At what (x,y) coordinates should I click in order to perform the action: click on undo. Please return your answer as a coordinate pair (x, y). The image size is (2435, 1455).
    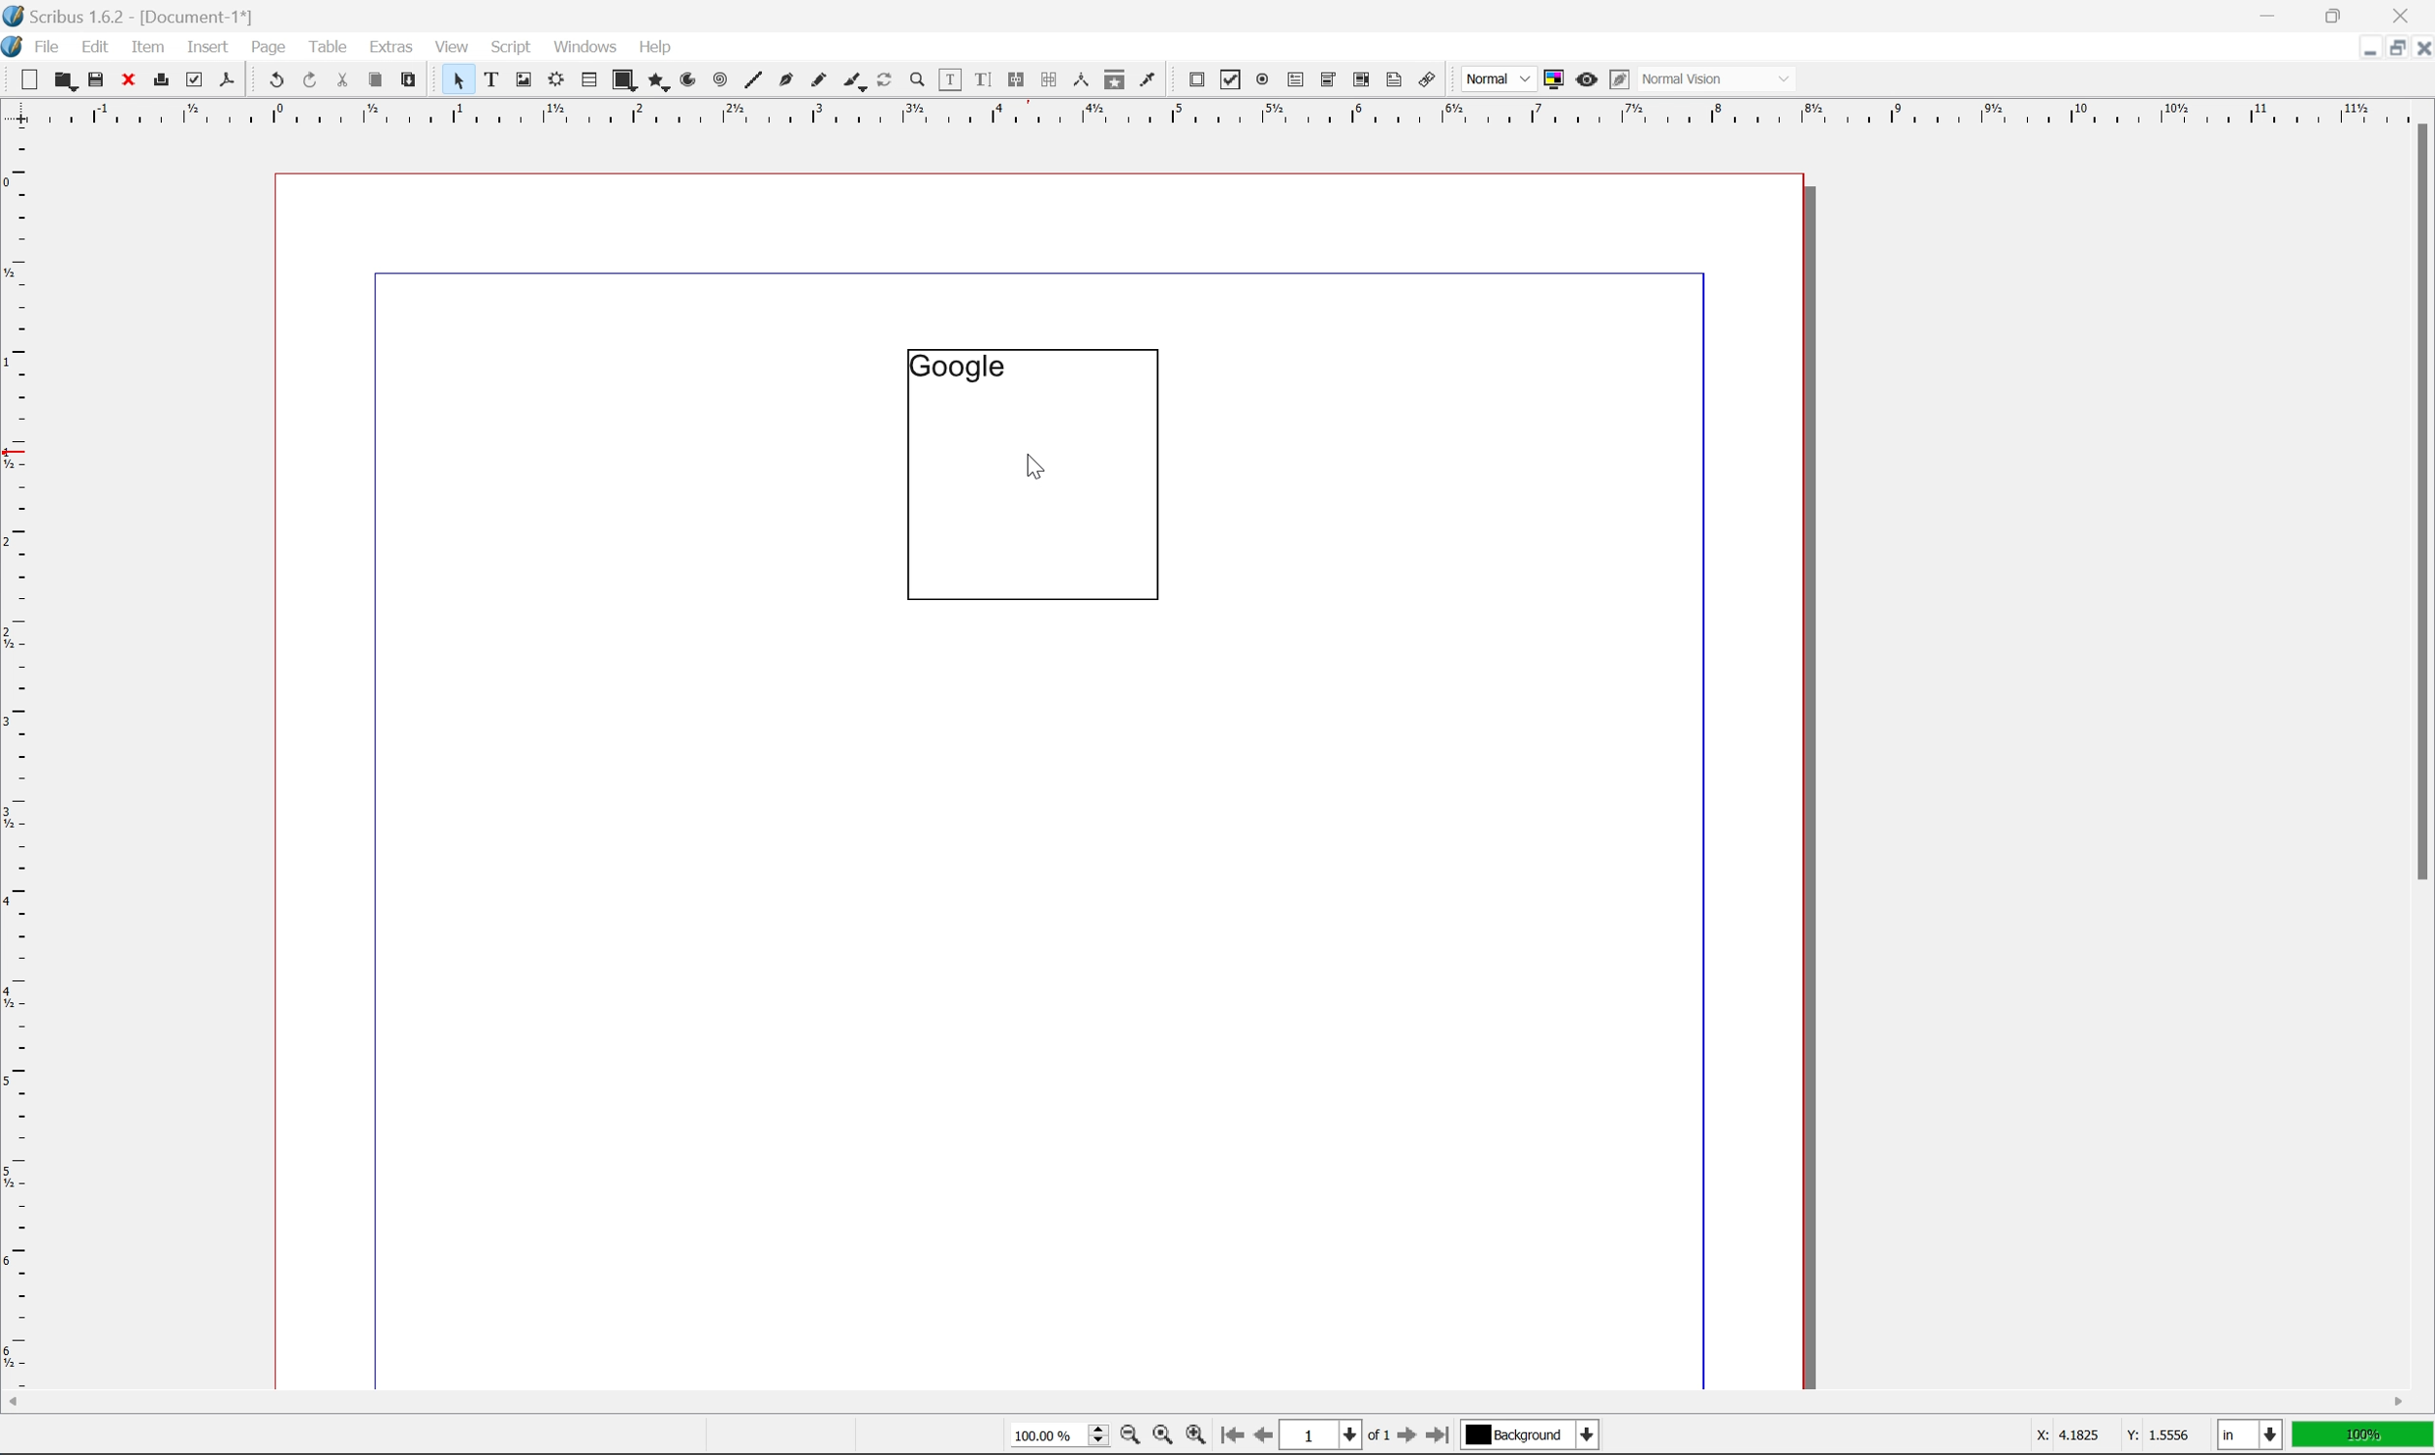
    Looking at the image, I should click on (276, 81).